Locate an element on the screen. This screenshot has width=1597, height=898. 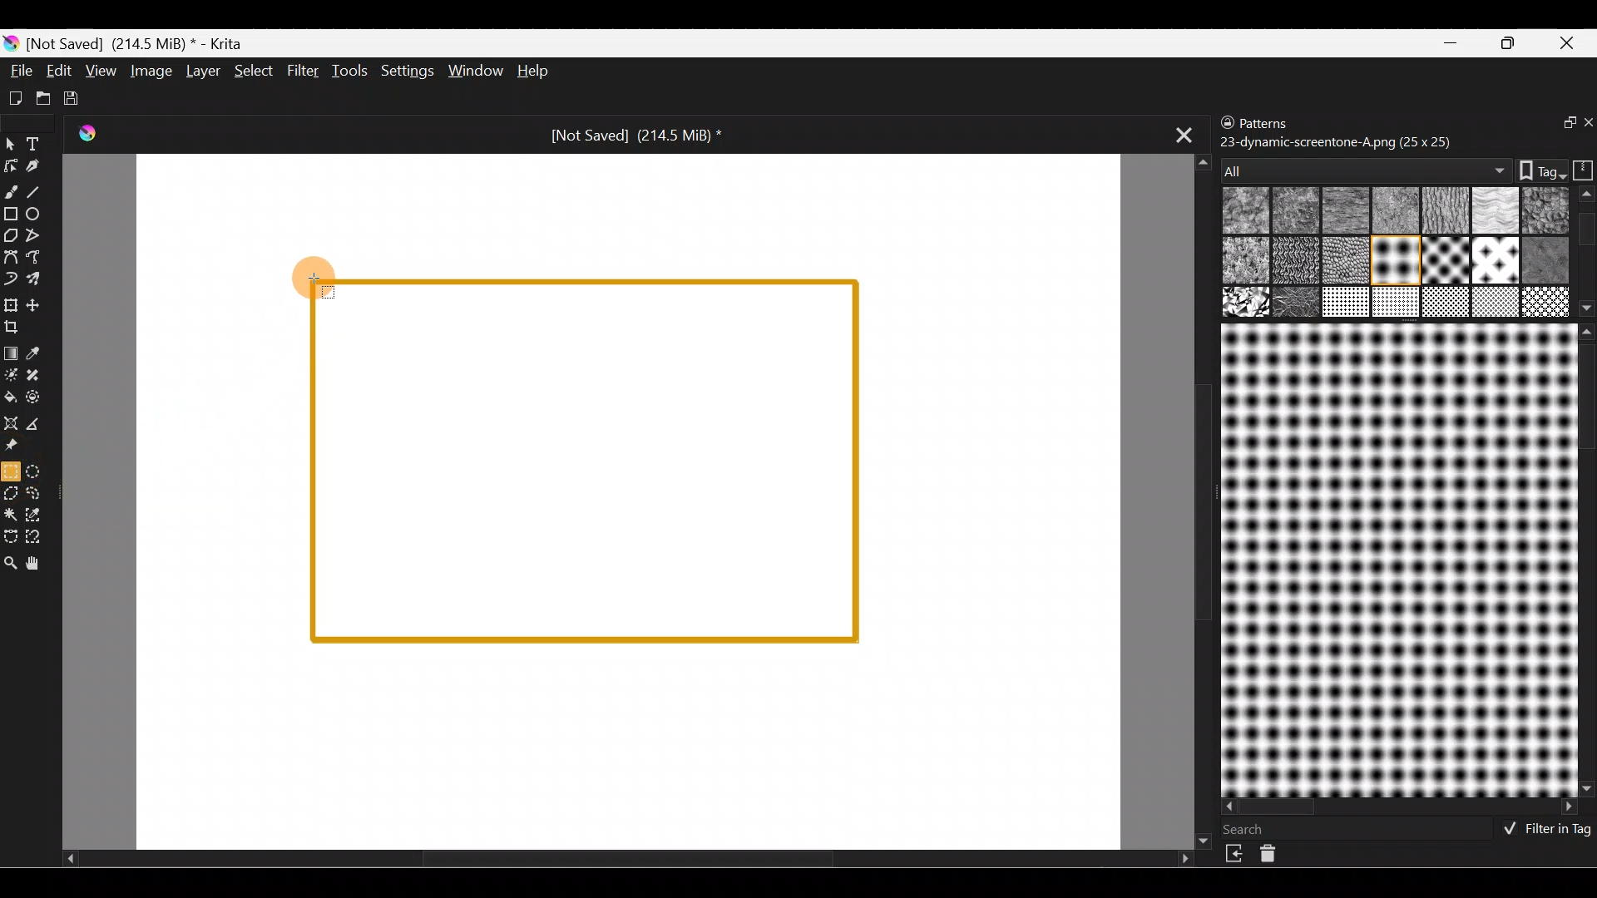
Scroll bar is located at coordinates (1587, 252).